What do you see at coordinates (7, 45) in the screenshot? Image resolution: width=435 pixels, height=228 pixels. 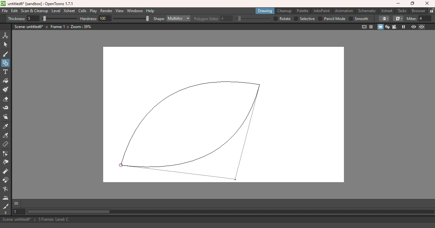 I see `Selection tool` at bounding box center [7, 45].